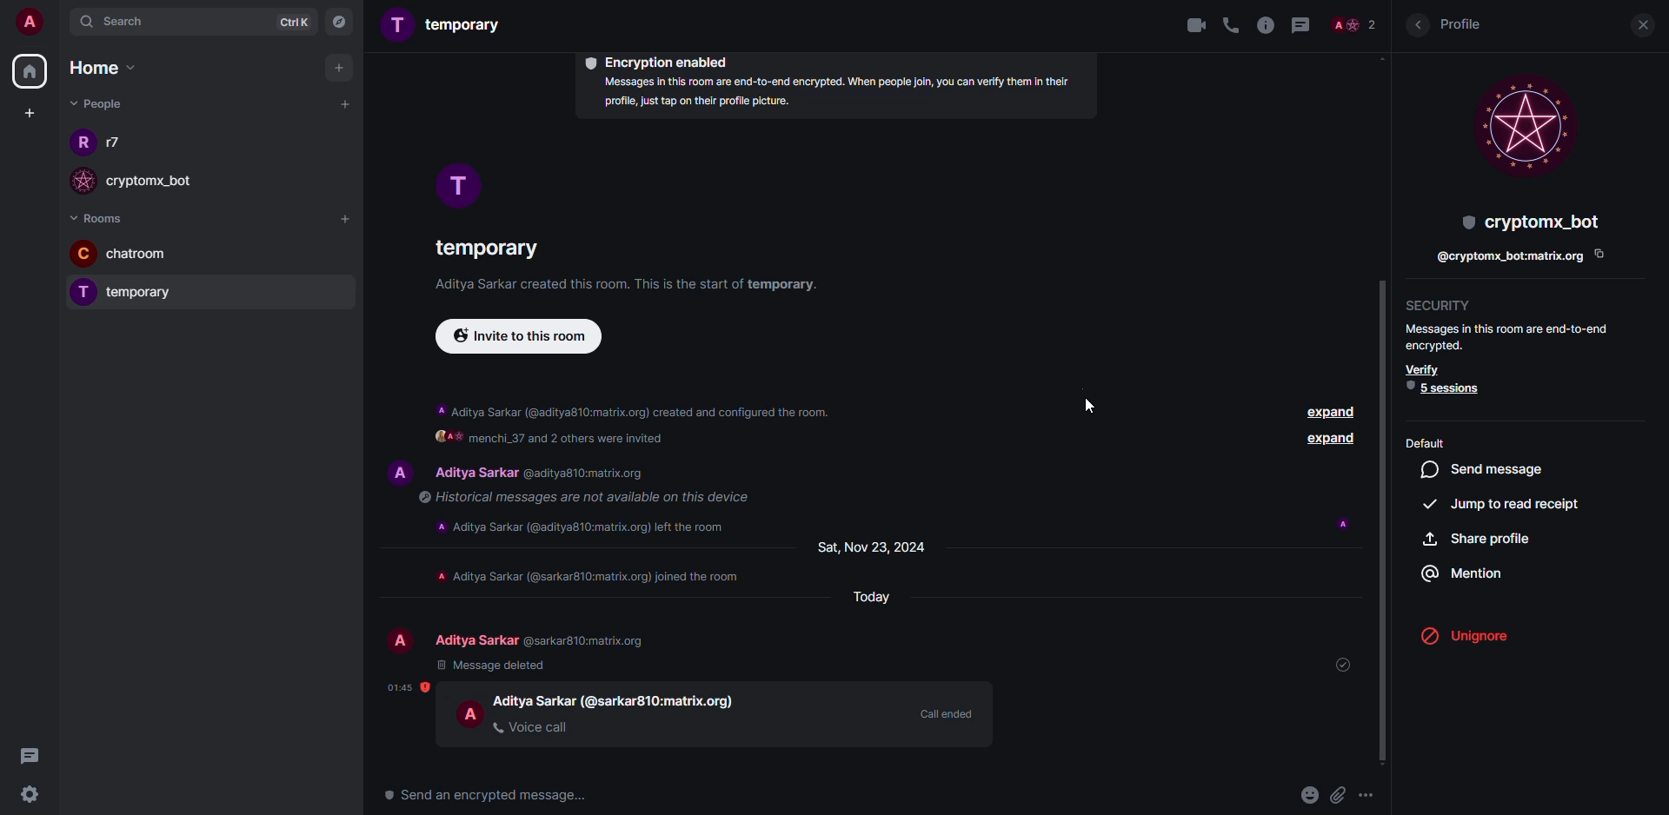 This screenshot has width=1669, height=815. What do you see at coordinates (1327, 412) in the screenshot?
I see `expand` at bounding box center [1327, 412].